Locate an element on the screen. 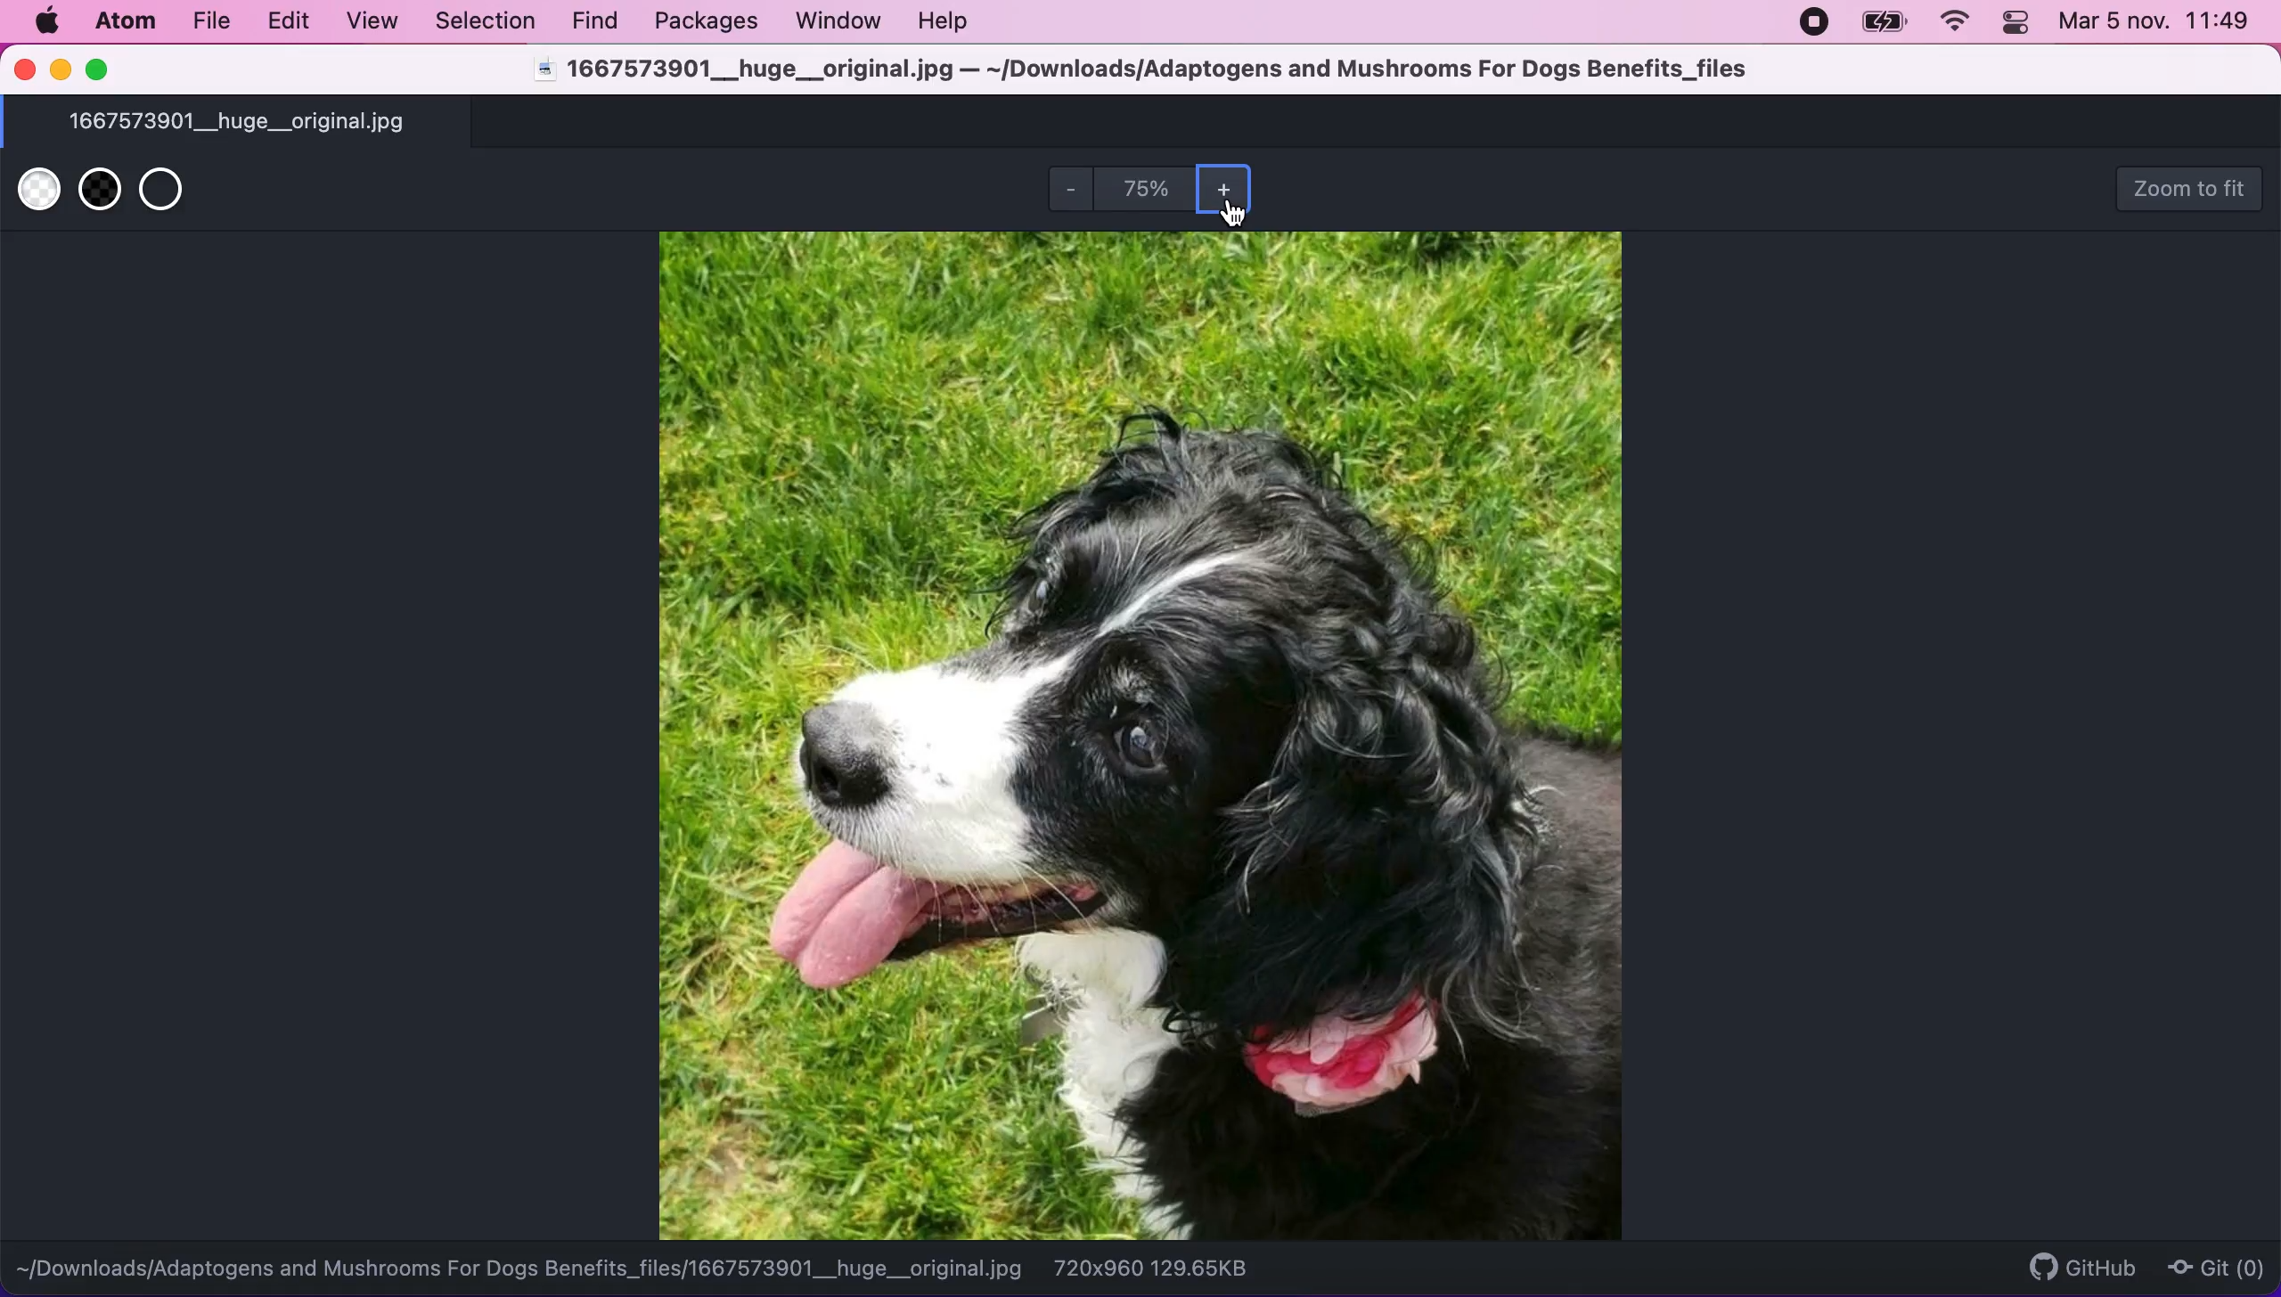 The image size is (2281, 1297). use white transparent background is located at coordinates (36, 194).